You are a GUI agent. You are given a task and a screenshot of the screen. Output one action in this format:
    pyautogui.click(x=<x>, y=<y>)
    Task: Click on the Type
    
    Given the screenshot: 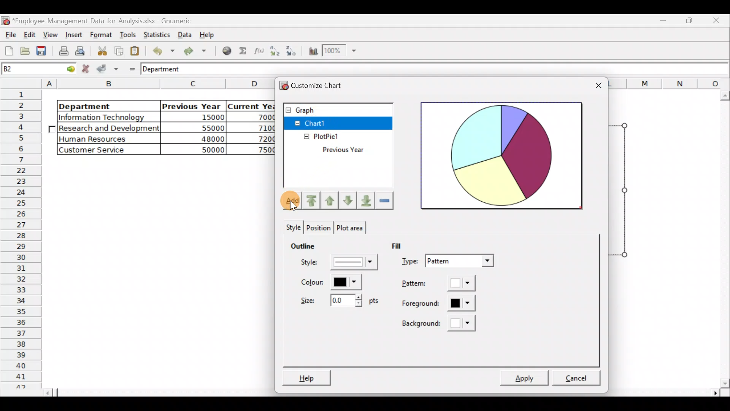 What is the action you would take?
    pyautogui.click(x=447, y=261)
    